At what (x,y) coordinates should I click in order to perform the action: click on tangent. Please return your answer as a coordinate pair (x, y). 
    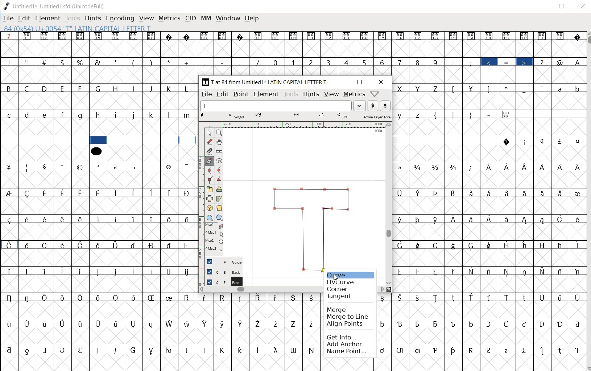
    Looking at the image, I should click on (220, 179).